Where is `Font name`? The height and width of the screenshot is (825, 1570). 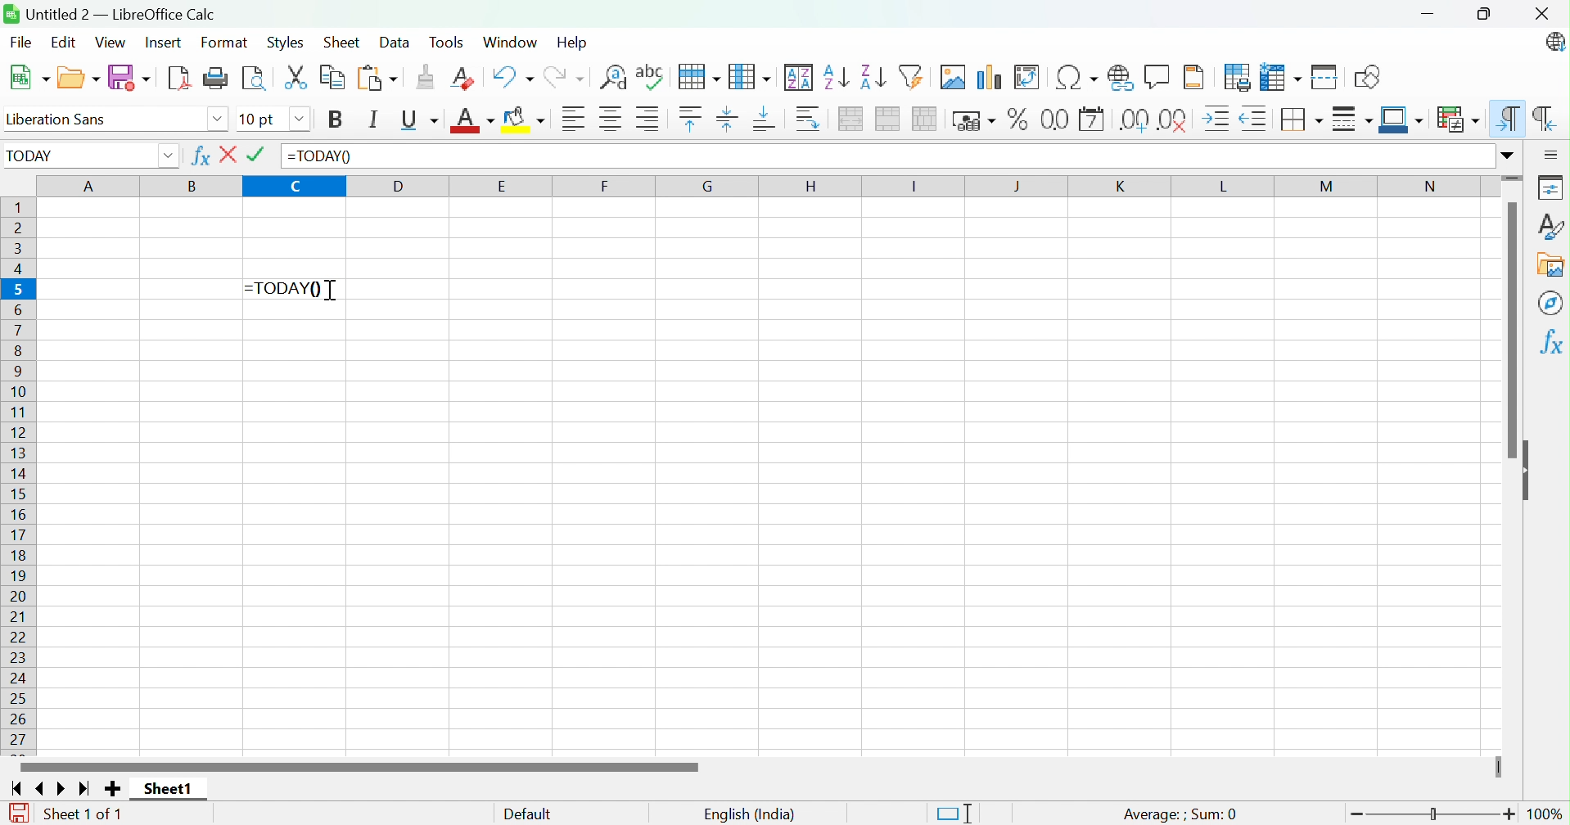 Font name is located at coordinates (260, 120).